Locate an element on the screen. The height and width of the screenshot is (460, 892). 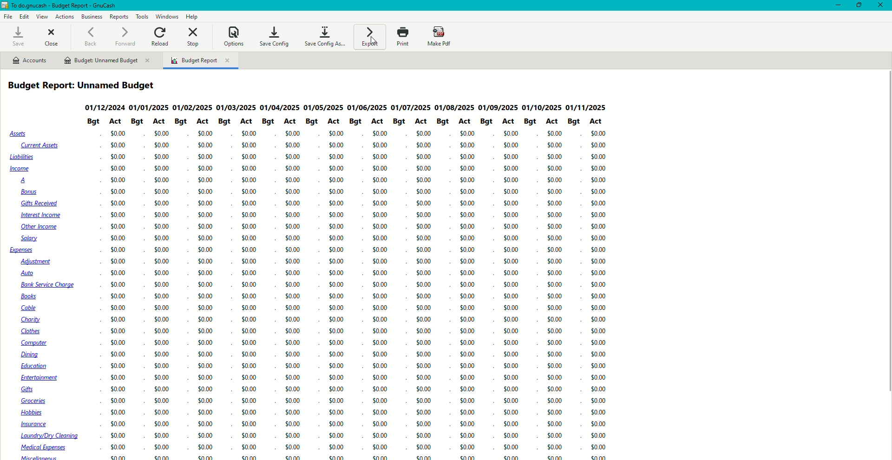
0.00 is located at coordinates (118, 192).